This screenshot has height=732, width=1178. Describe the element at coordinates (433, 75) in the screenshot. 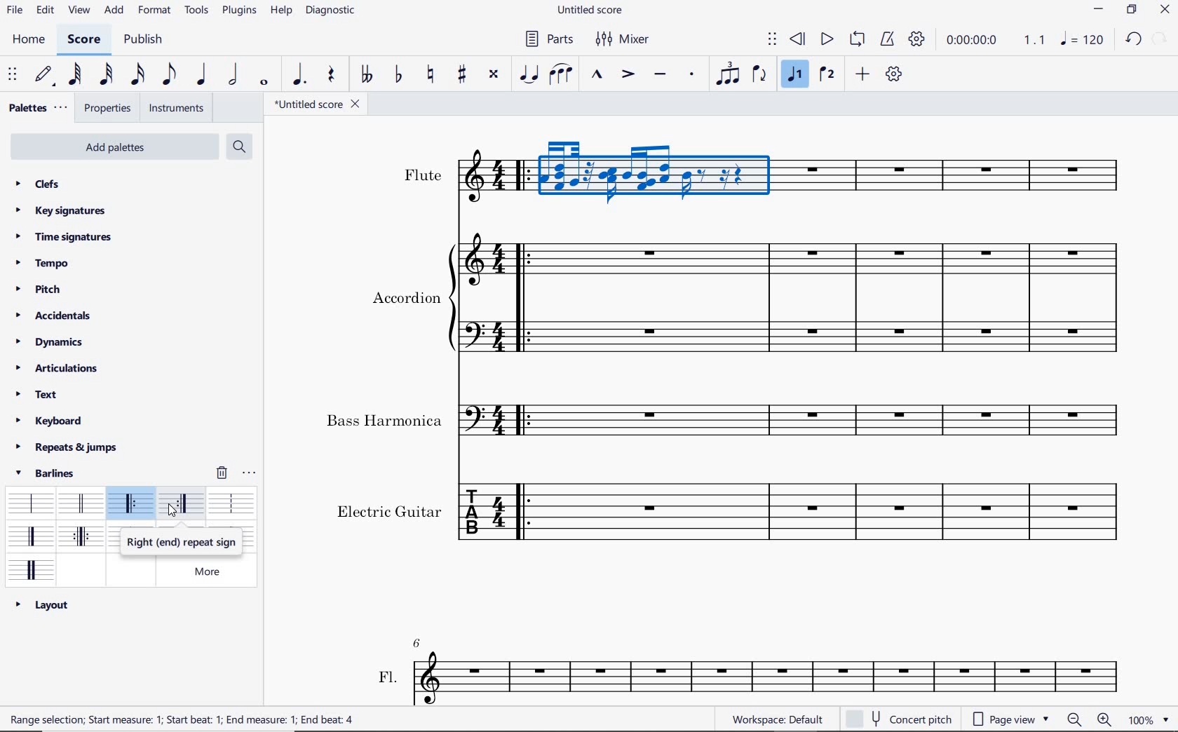

I see `toggle natural` at that location.